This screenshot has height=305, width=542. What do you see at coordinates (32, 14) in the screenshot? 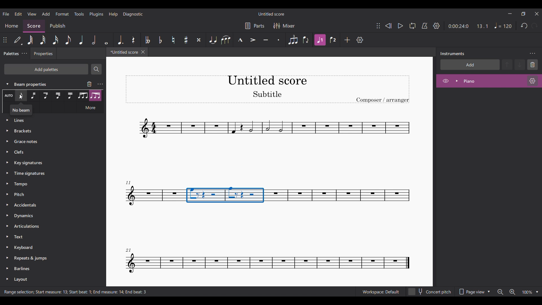
I see `View menu` at bounding box center [32, 14].